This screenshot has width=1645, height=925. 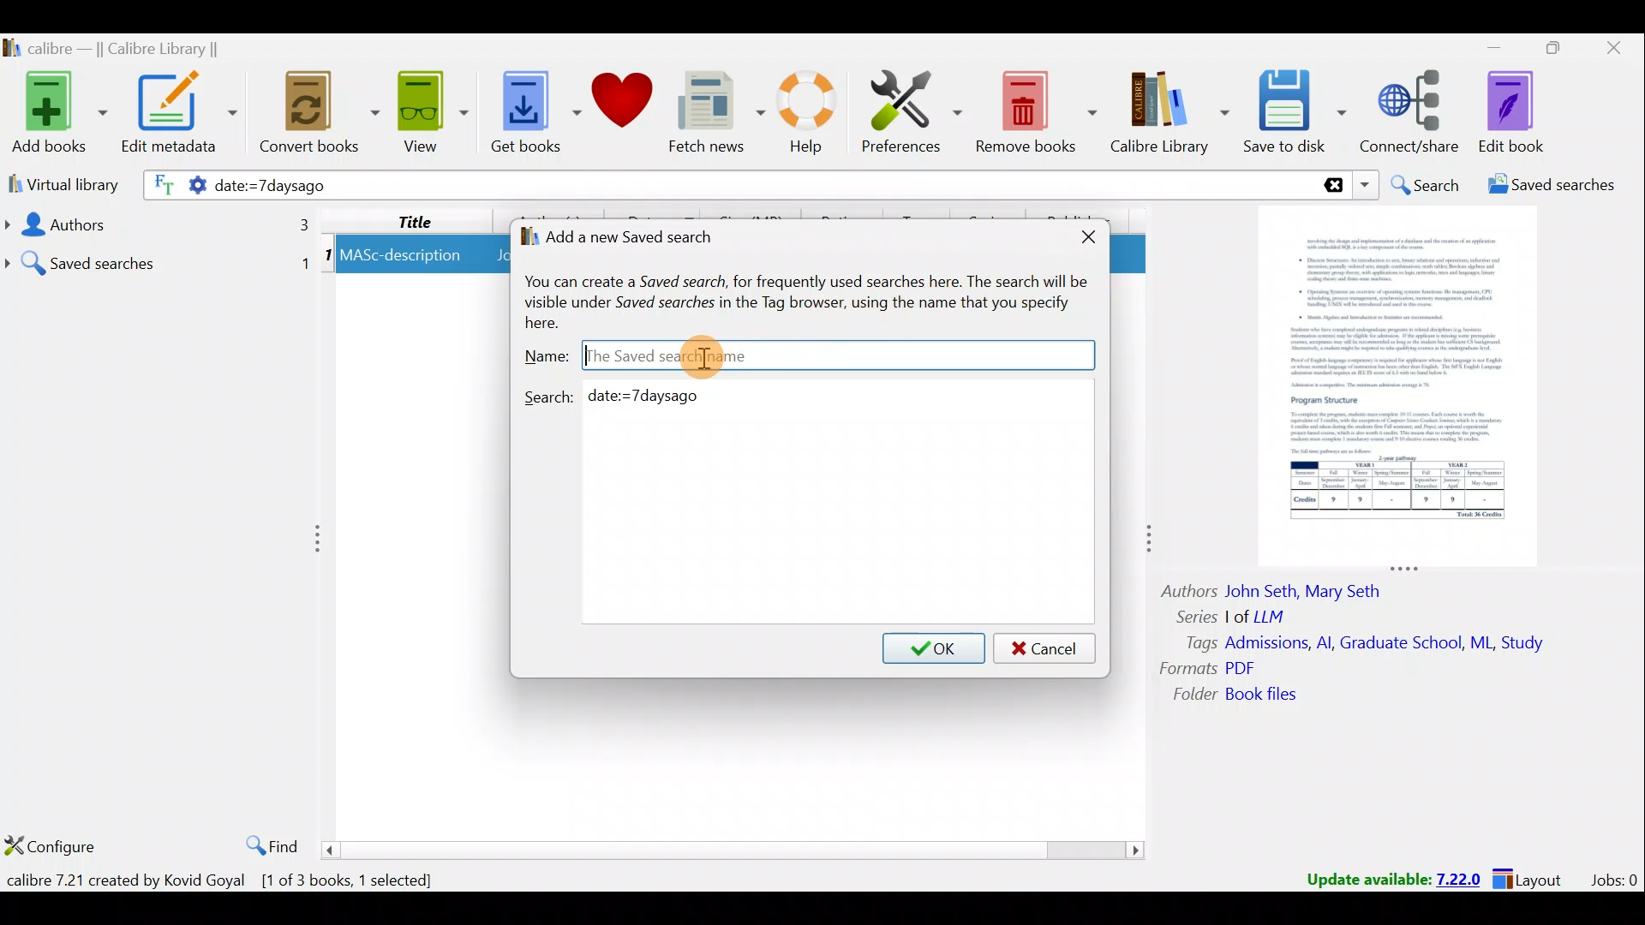 What do you see at coordinates (1385, 877) in the screenshot?
I see `Update available: 7.22.0` at bounding box center [1385, 877].